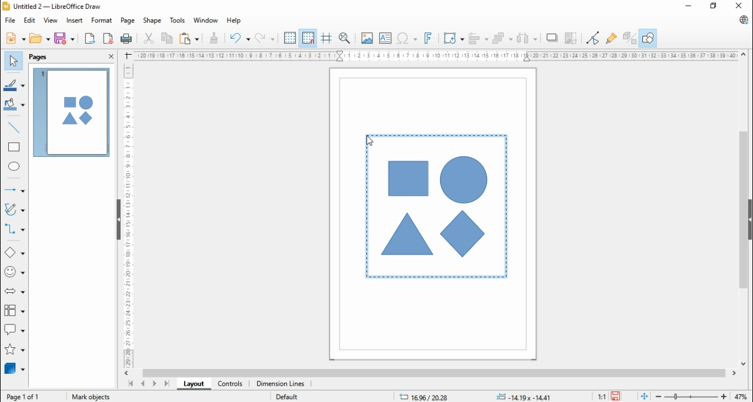  What do you see at coordinates (31, 21) in the screenshot?
I see `edit` at bounding box center [31, 21].